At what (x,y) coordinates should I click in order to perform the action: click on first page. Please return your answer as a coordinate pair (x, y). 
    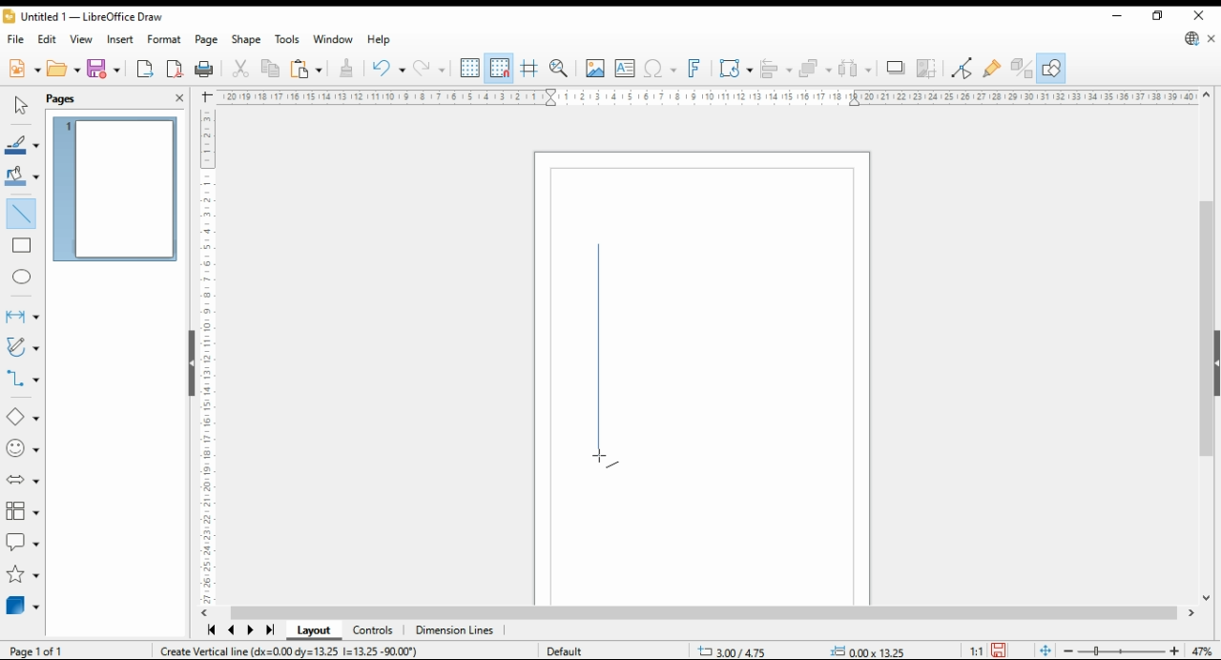
    Looking at the image, I should click on (211, 631).